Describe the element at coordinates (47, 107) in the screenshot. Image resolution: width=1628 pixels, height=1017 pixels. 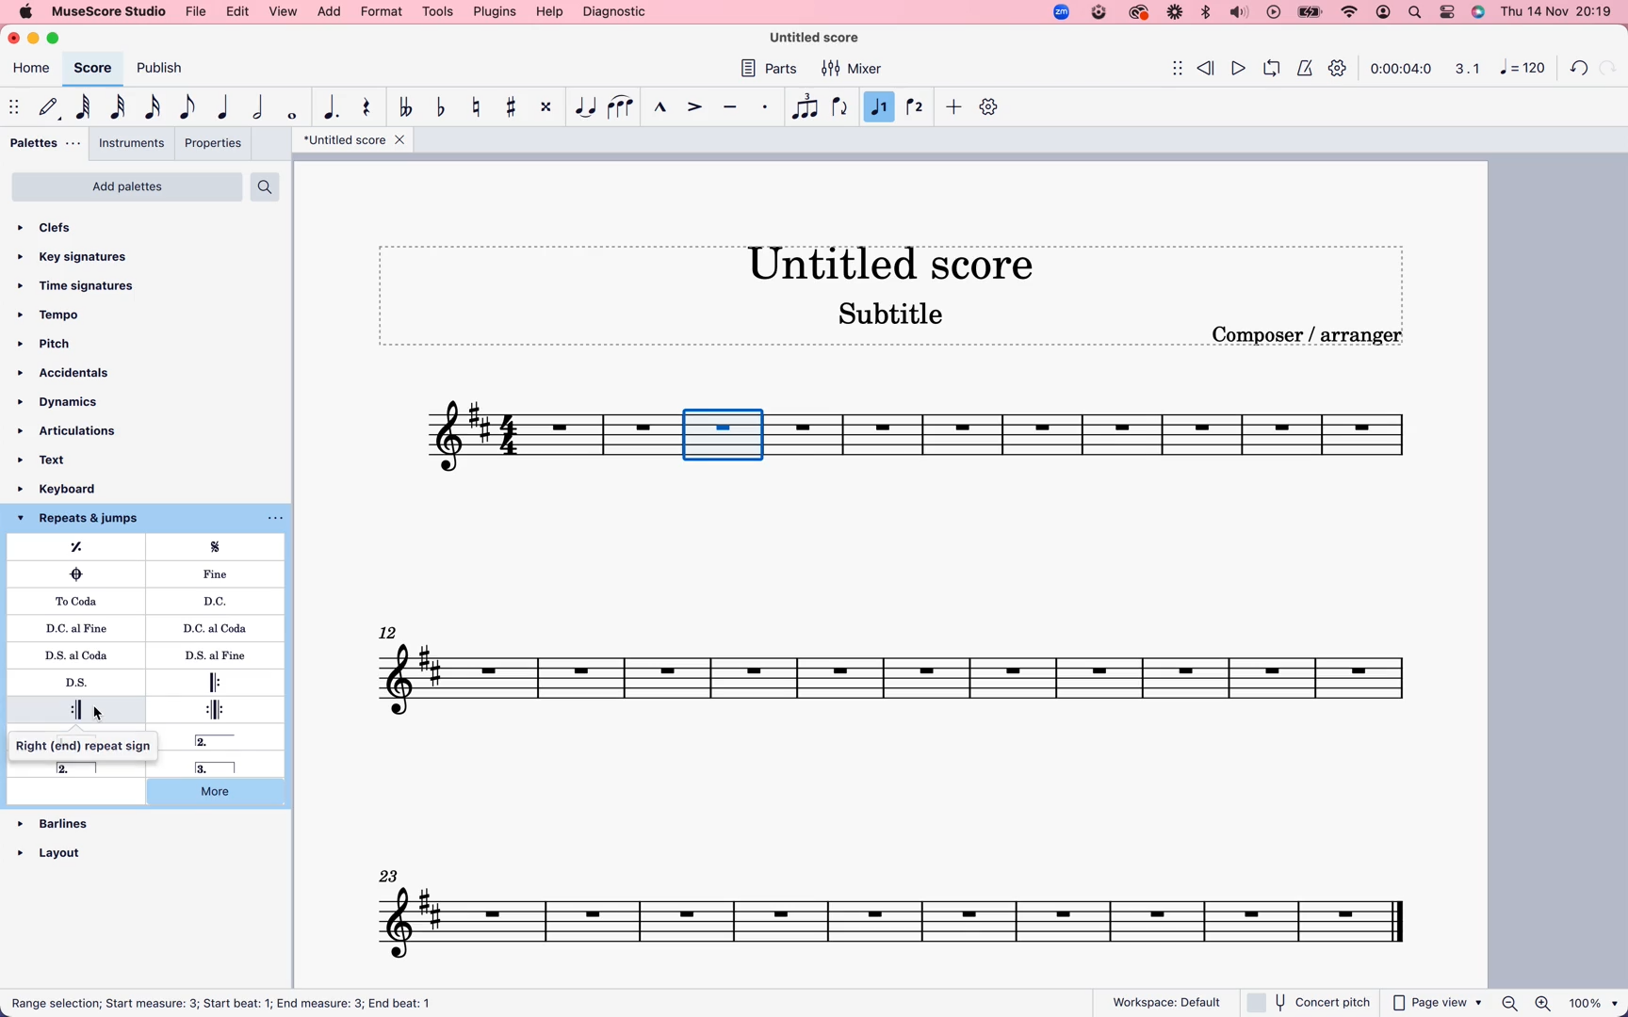
I see `default` at that location.